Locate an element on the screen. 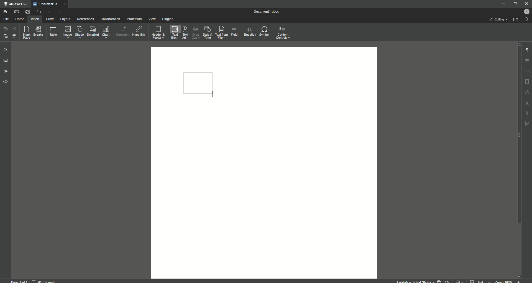  Blank Page is located at coordinates (27, 32).